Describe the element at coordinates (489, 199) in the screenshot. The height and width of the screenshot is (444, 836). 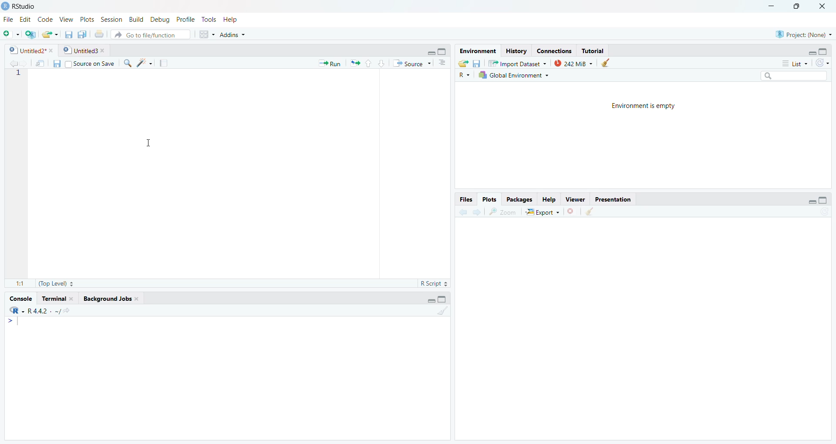
I see `Plots.` at that location.